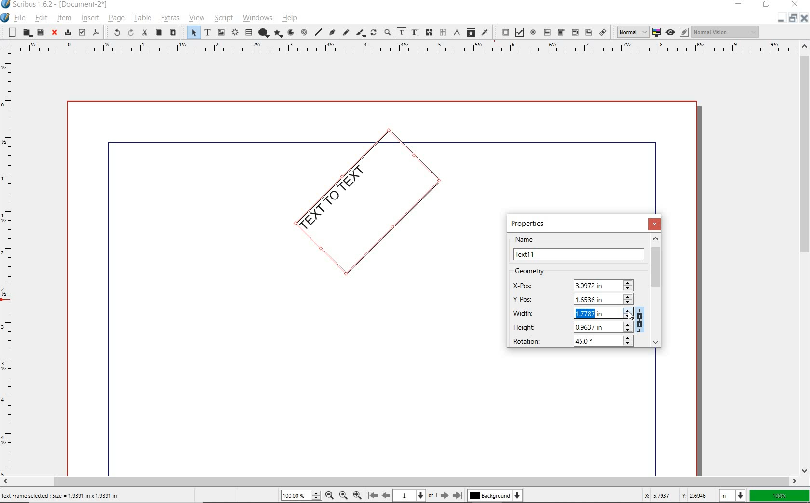 This screenshot has height=503, width=810. What do you see at coordinates (486, 33) in the screenshot?
I see `eye dropper` at bounding box center [486, 33].